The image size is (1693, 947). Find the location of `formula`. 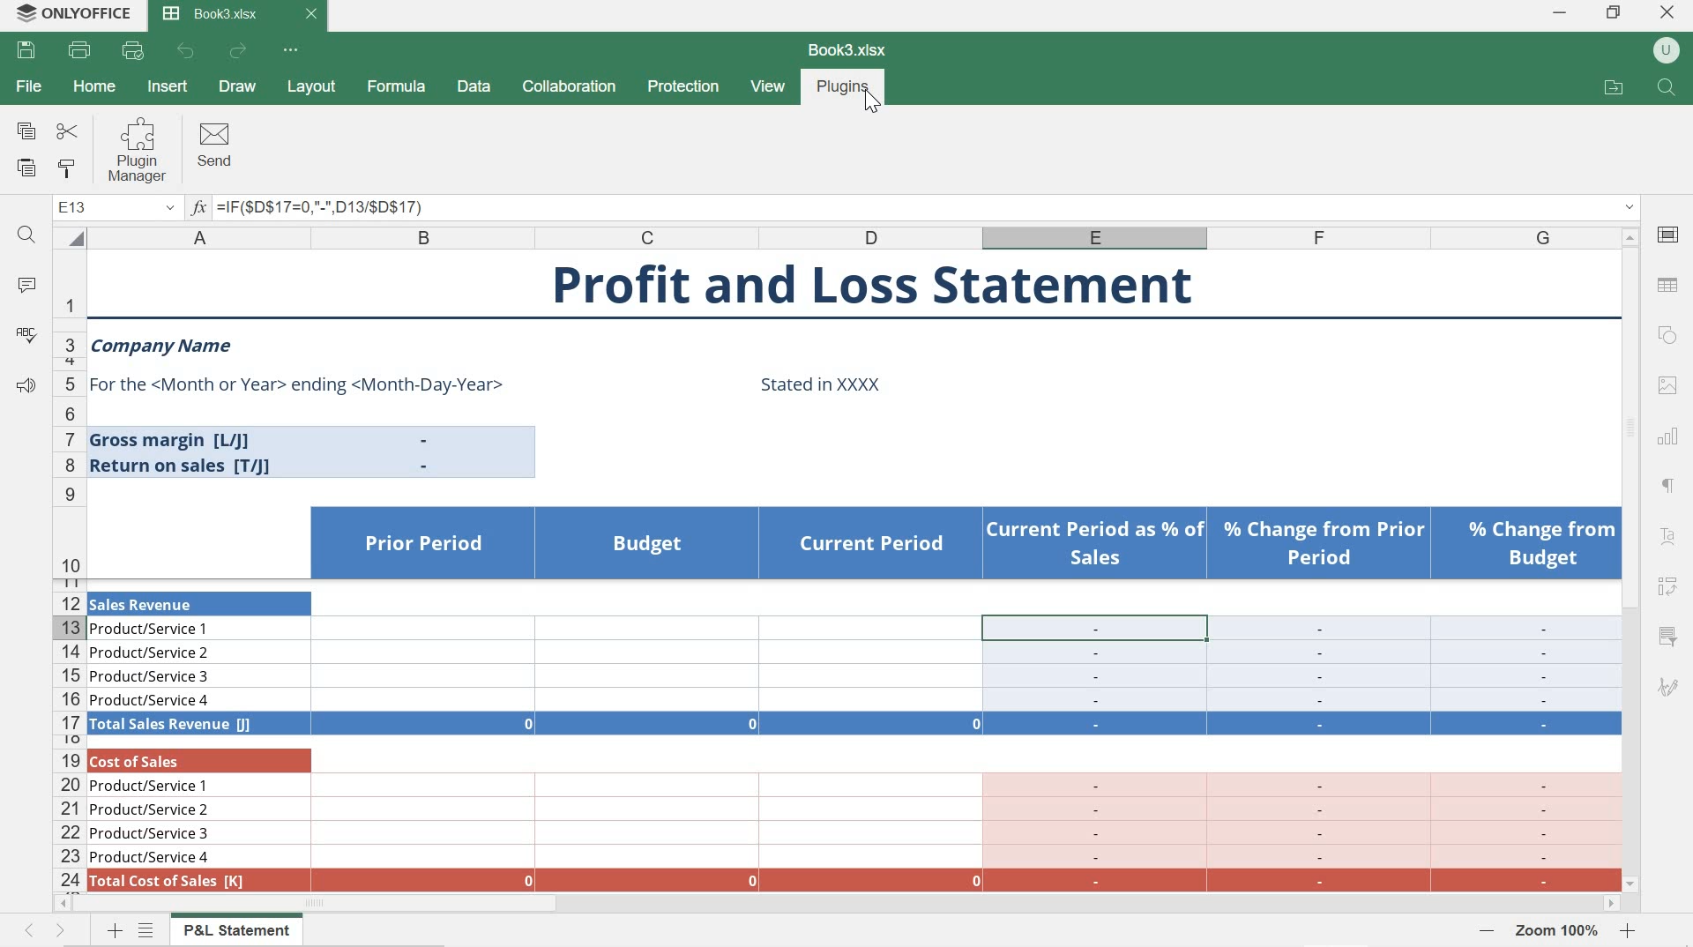

formula is located at coordinates (398, 88).